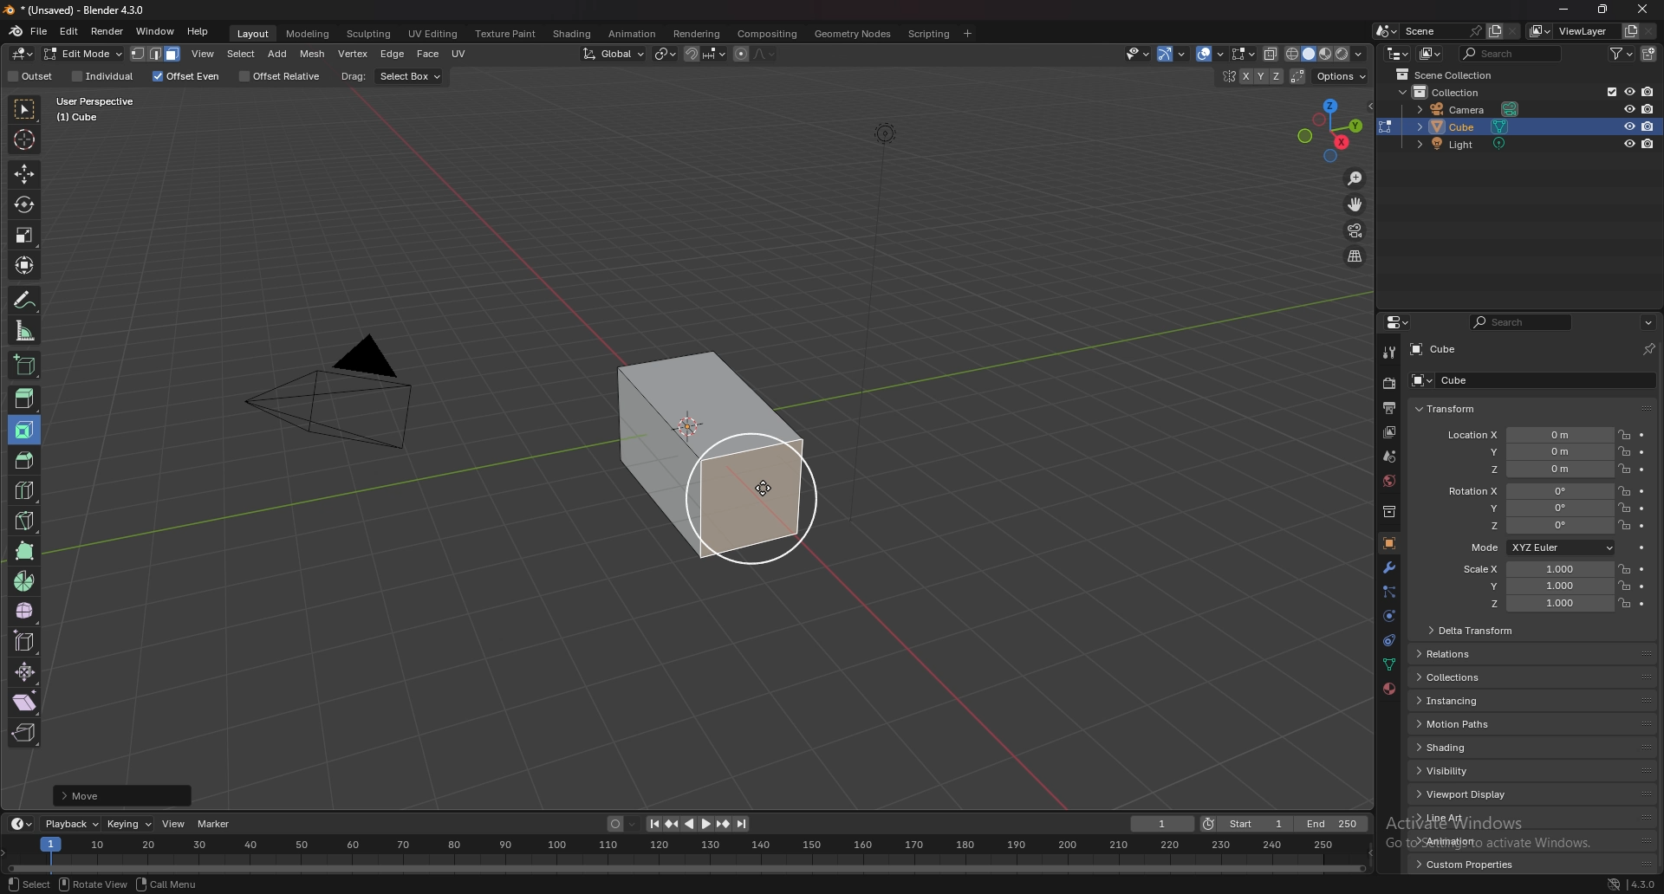 This screenshot has width=1664, height=894. Describe the element at coordinates (393, 54) in the screenshot. I see `edge` at that location.